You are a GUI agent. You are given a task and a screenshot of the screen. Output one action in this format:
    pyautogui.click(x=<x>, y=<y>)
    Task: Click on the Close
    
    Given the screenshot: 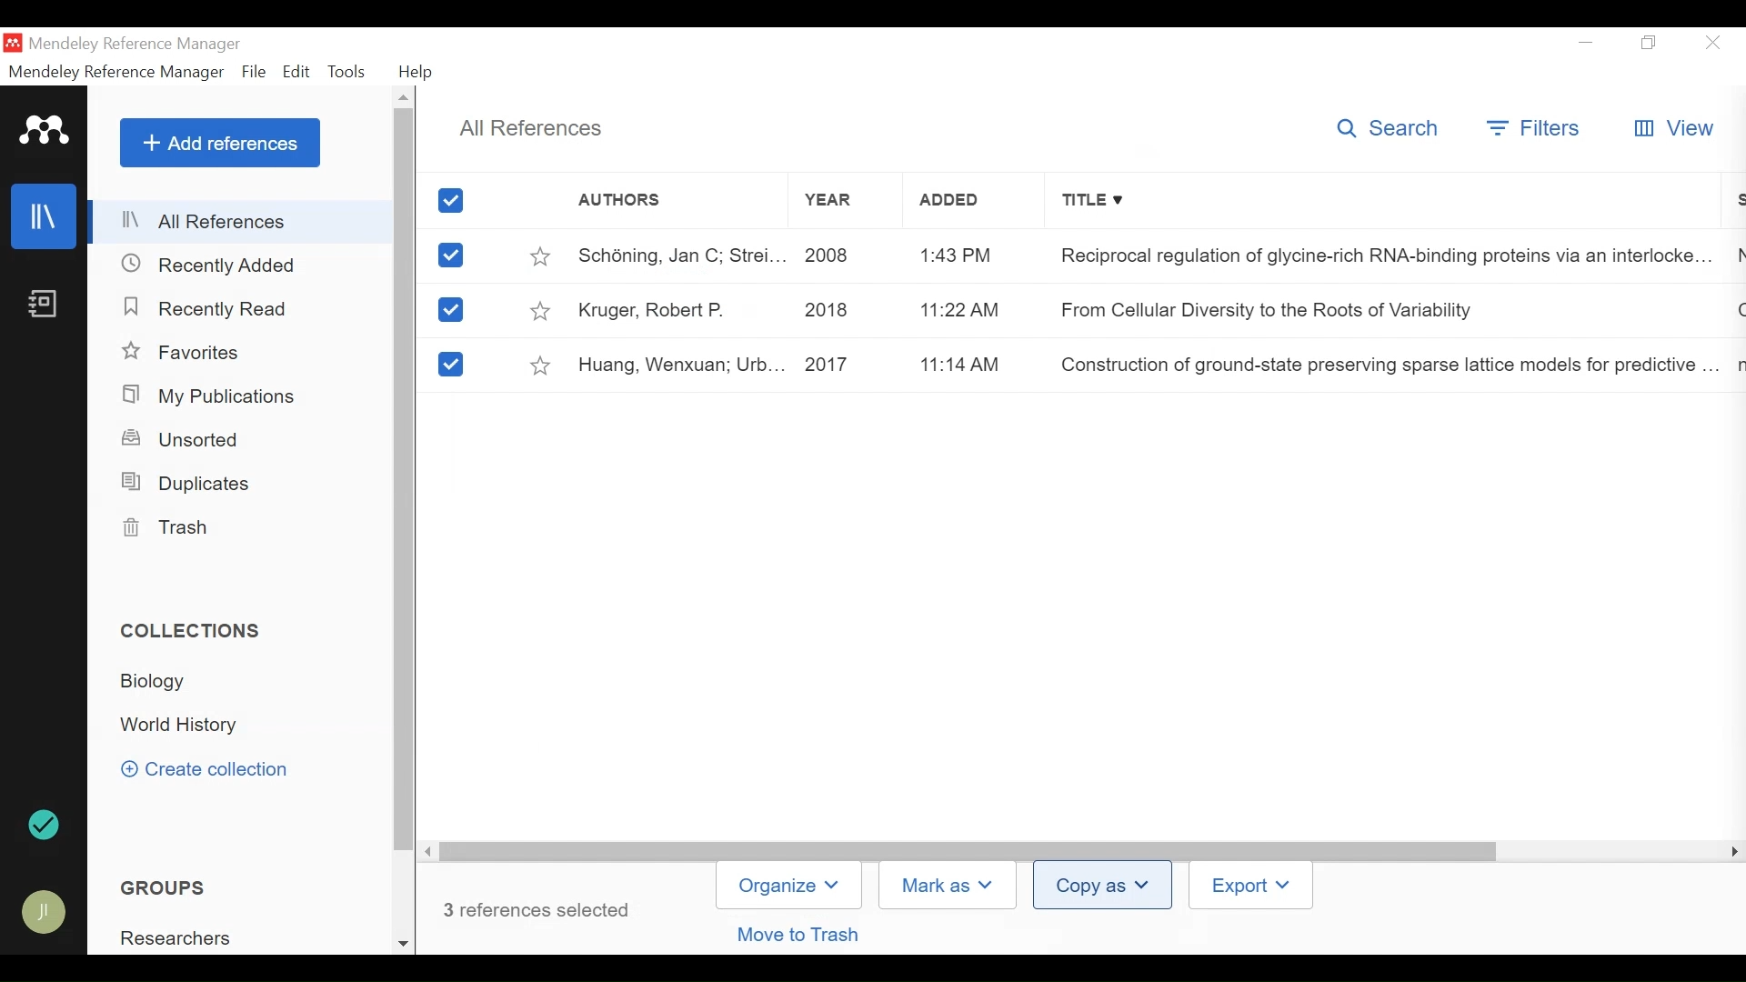 What is the action you would take?
    pyautogui.click(x=1714, y=43)
    